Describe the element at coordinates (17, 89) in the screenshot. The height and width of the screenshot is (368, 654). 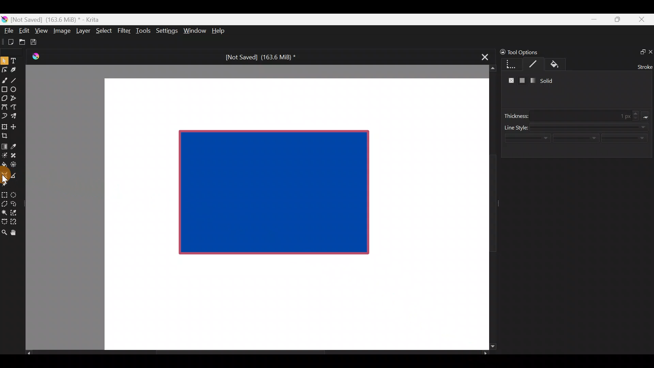
I see `Ellipse tool` at that location.